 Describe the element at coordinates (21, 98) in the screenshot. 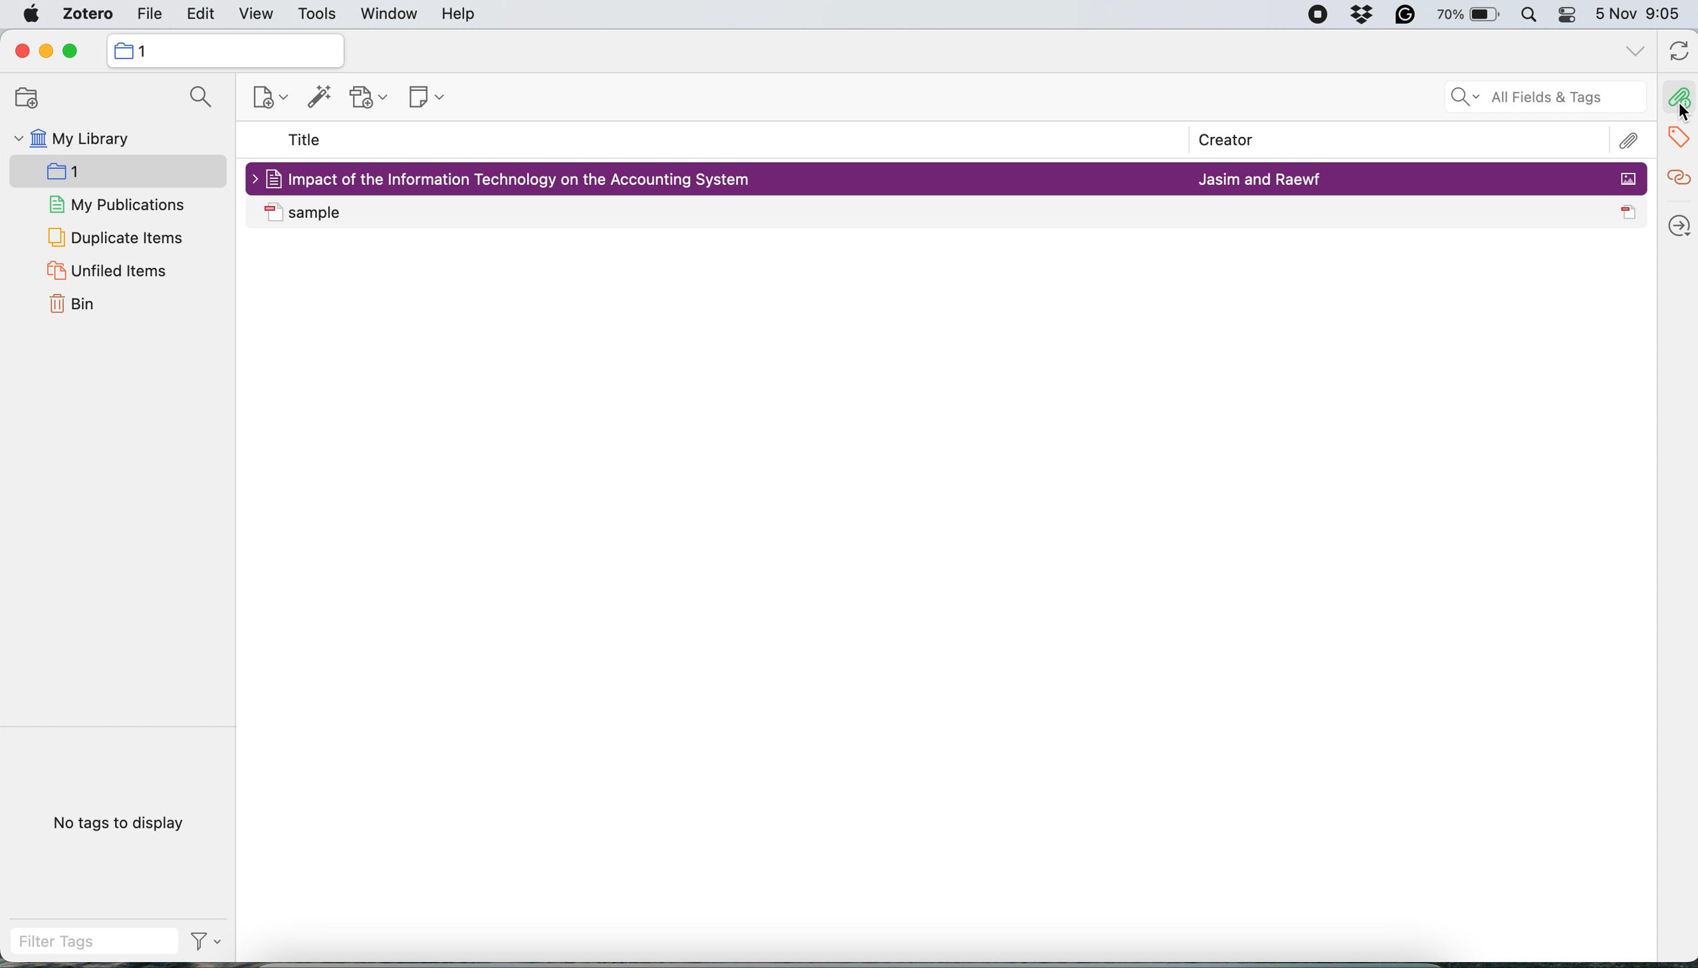

I see `new collection` at that location.